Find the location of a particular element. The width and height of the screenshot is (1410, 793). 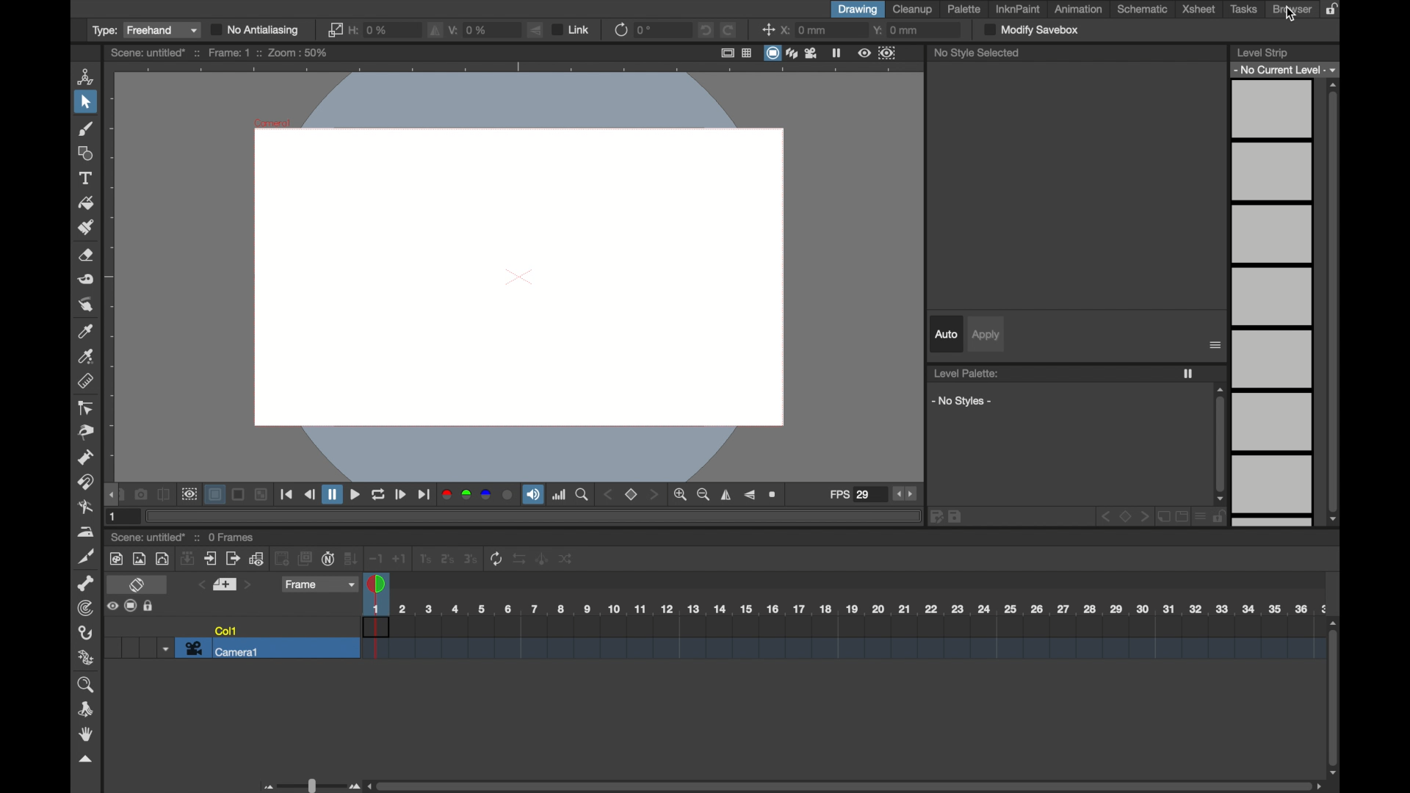

view is located at coordinates (863, 54).